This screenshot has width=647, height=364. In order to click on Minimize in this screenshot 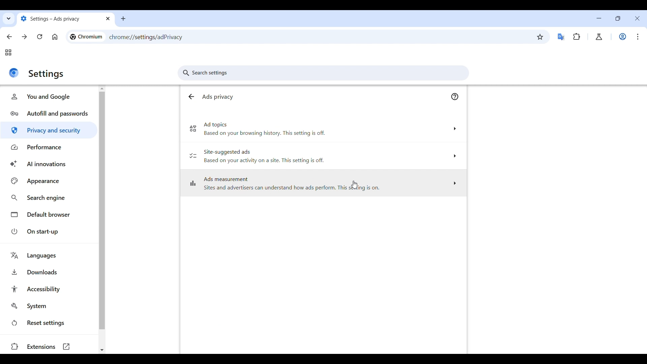, I will do `click(599, 18)`.